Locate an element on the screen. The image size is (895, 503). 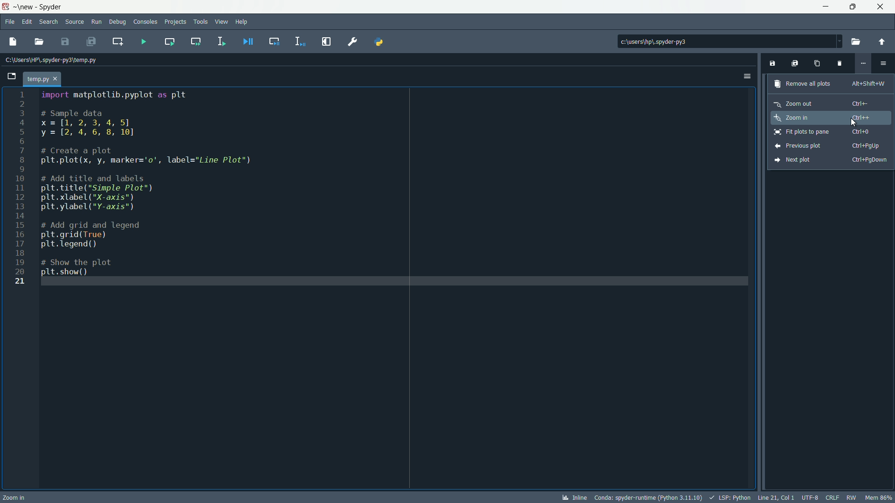
app name is located at coordinates (52, 6).